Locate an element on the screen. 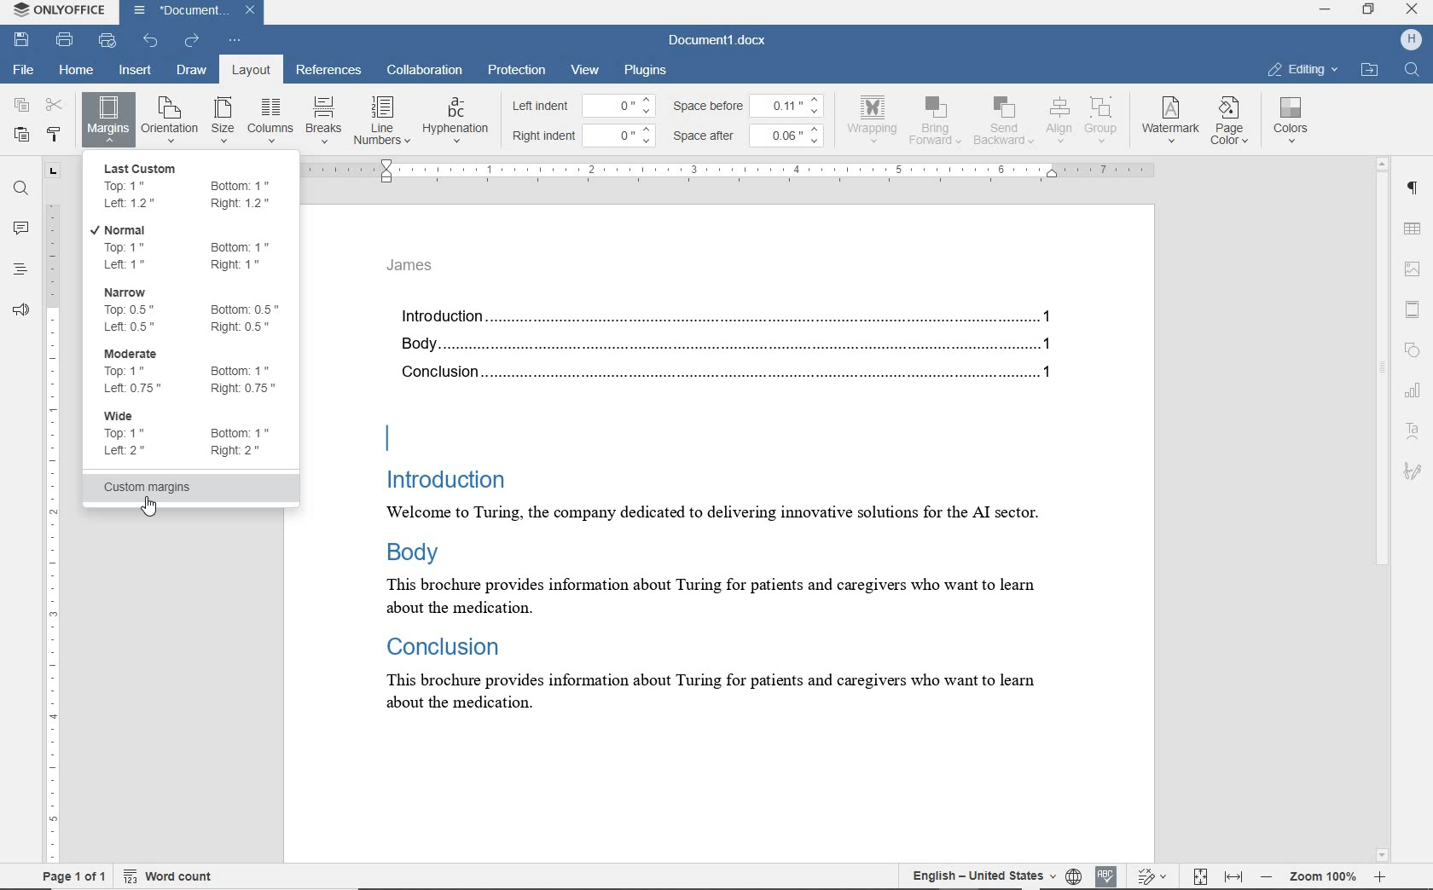  copy is located at coordinates (22, 104).